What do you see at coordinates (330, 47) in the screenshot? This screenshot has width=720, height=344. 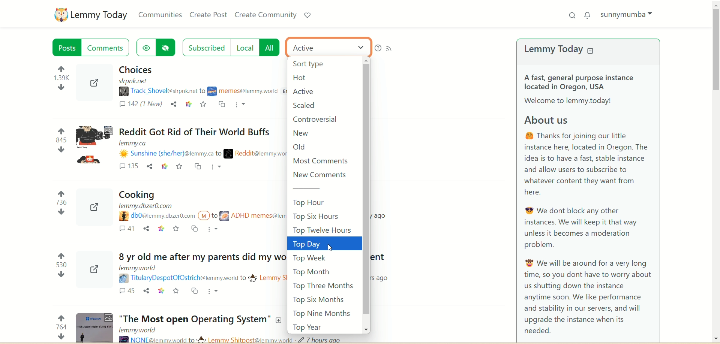 I see `Active(sort by)` at bounding box center [330, 47].